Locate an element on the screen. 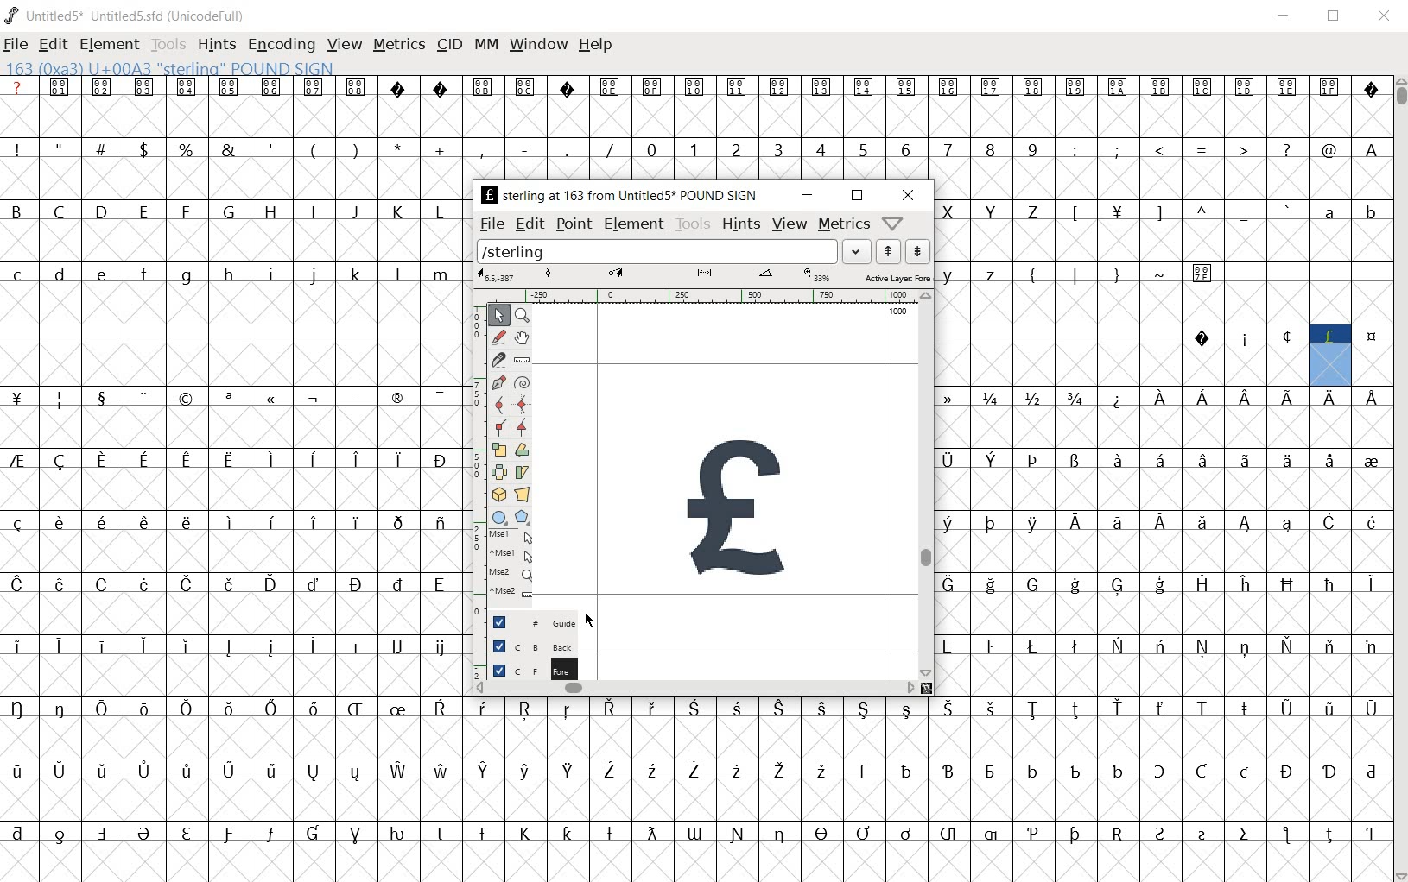  c is located at coordinates (19, 274).